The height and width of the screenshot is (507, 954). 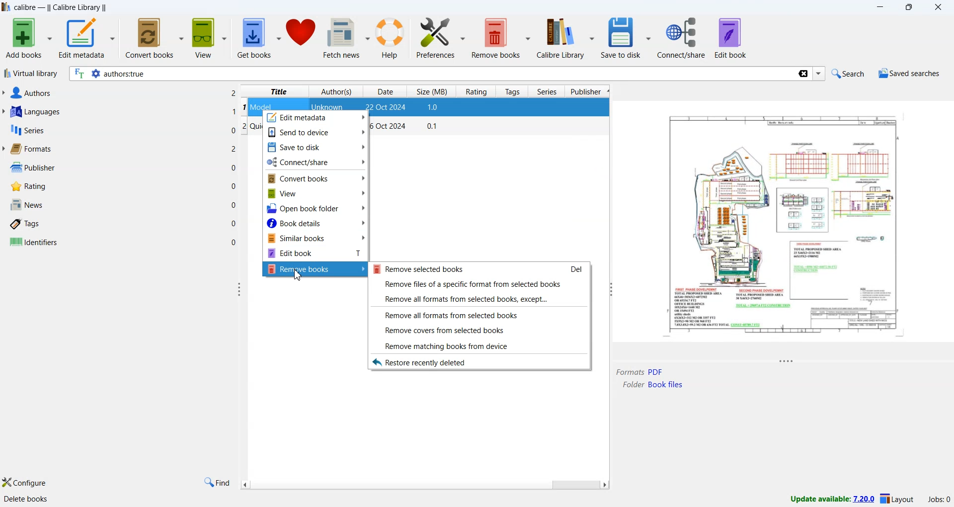 What do you see at coordinates (479, 284) in the screenshot?
I see `Remove files of a specific format from selected books` at bounding box center [479, 284].